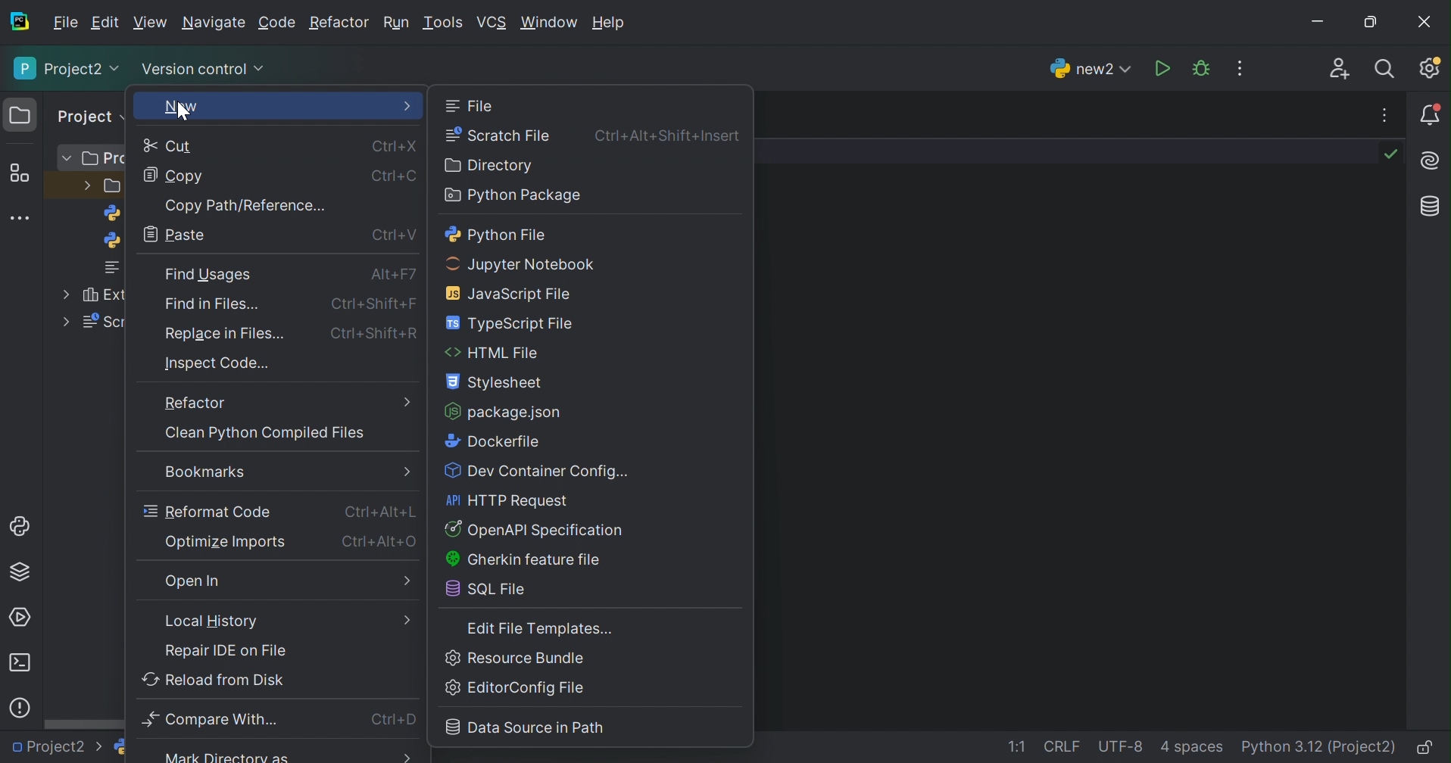  I want to click on Structure, so click(20, 173).